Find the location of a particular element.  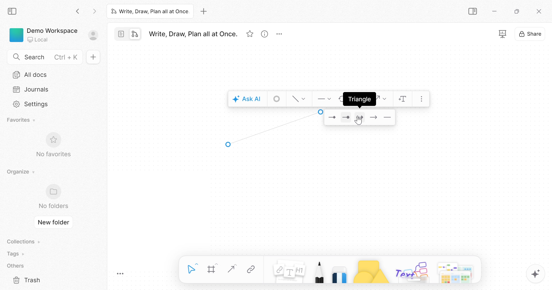

Toggle Zoom Tool Bar is located at coordinates (120, 274).